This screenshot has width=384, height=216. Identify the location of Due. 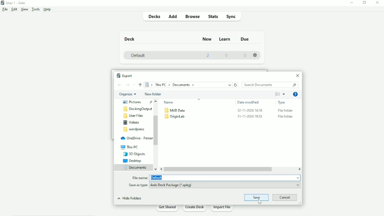
(246, 39).